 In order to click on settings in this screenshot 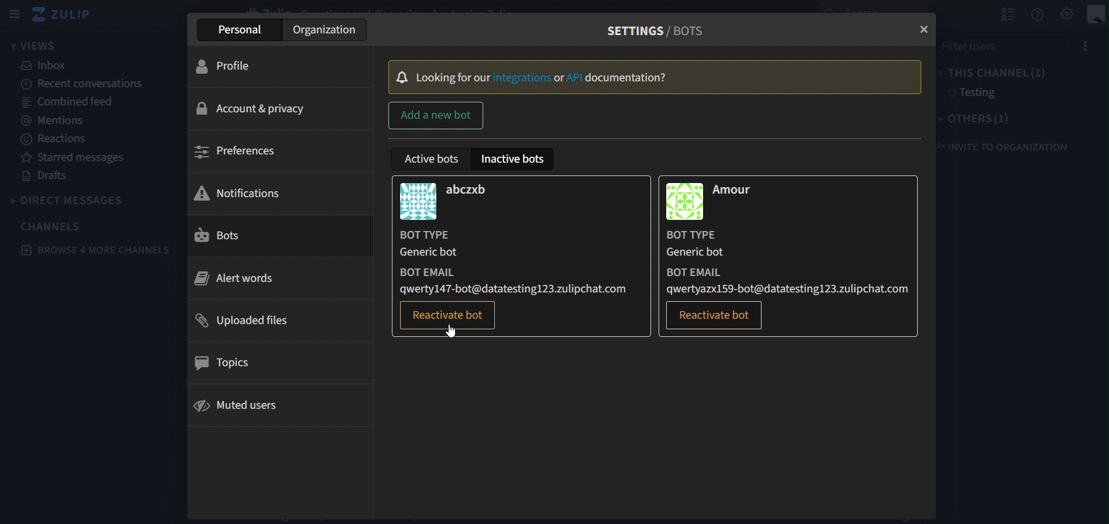, I will do `click(1068, 13)`.